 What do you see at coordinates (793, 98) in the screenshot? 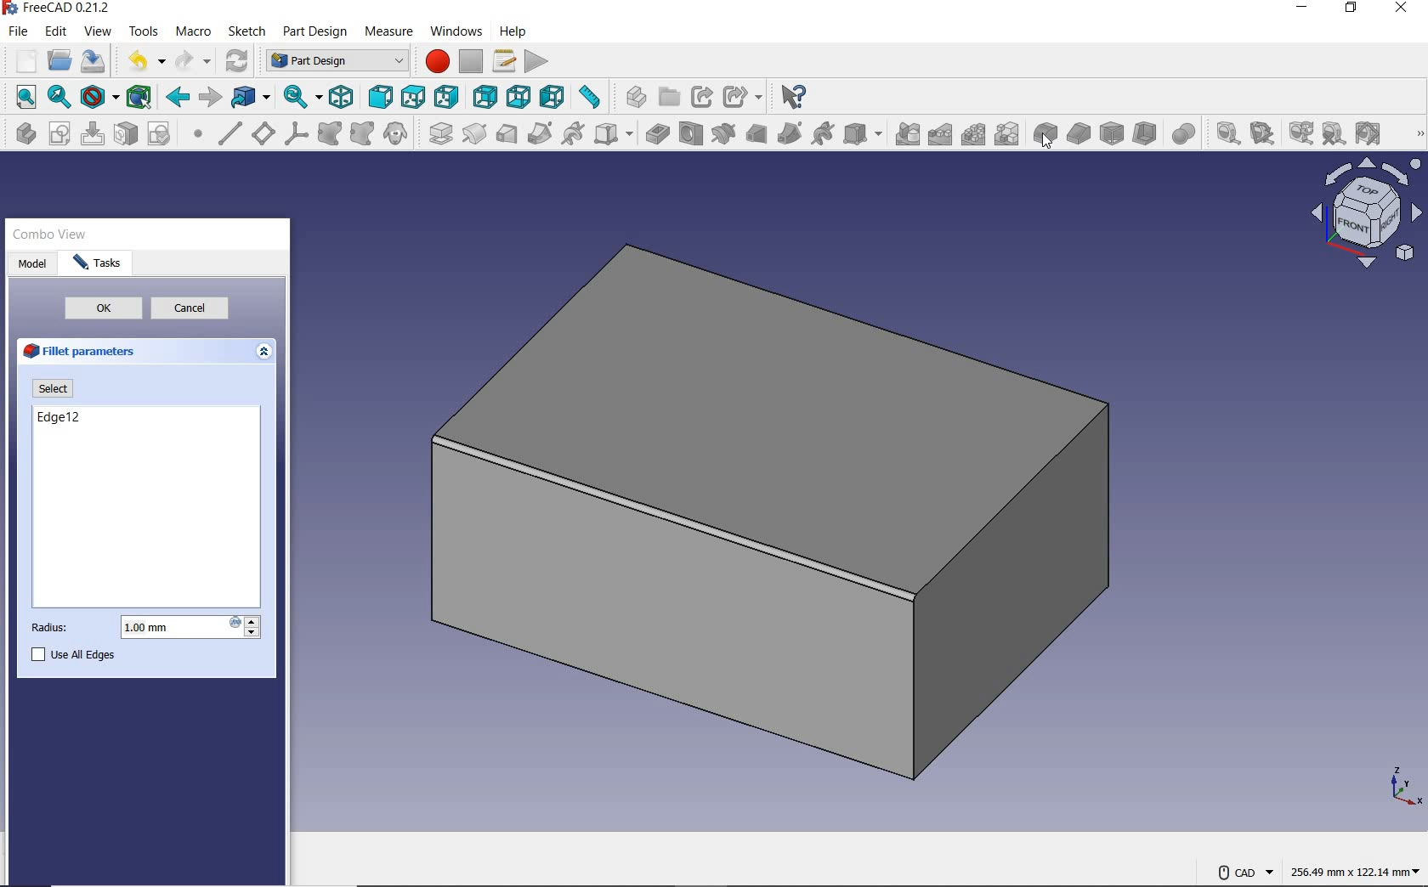
I see `what's this?` at bounding box center [793, 98].